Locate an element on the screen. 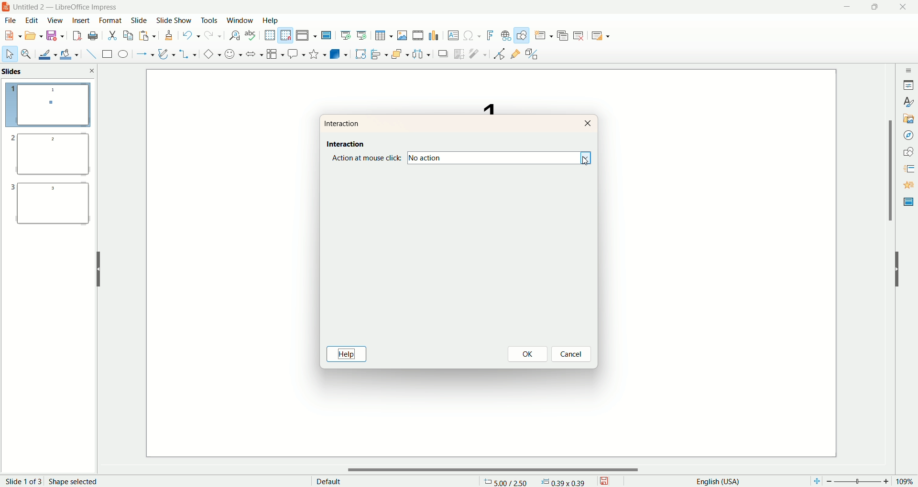 The image size is (918, 487). crop image is located at coordinates (459, 53).